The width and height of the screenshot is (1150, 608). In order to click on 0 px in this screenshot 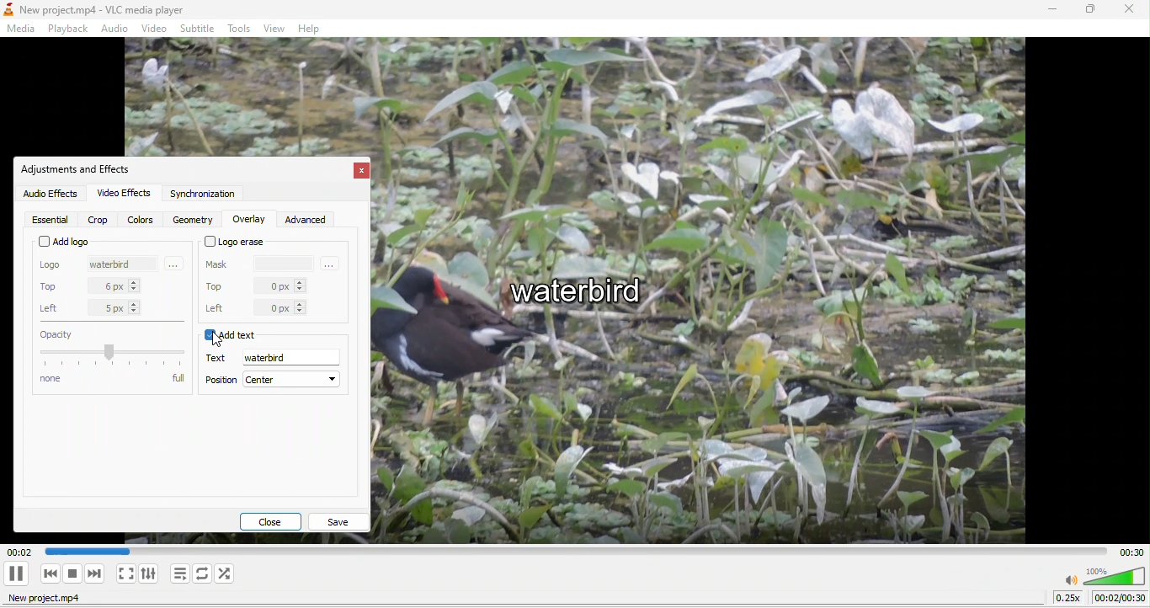, I will do `click(290, 307)`.